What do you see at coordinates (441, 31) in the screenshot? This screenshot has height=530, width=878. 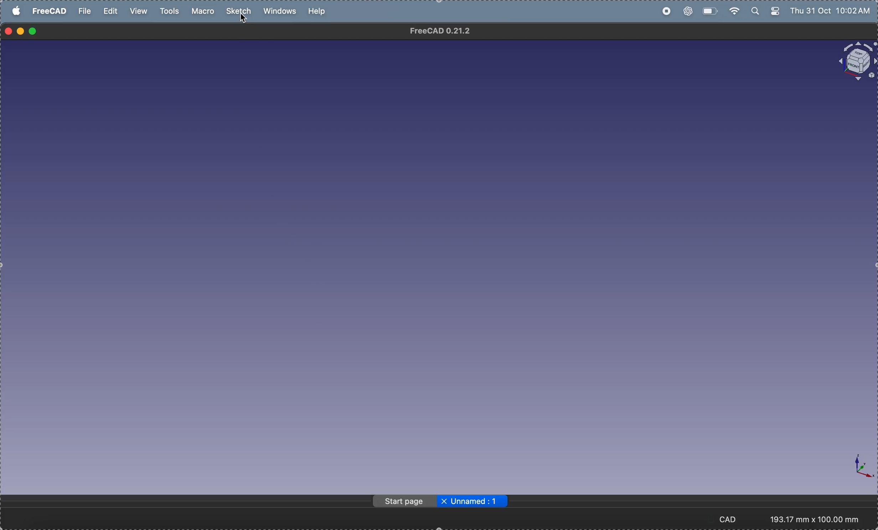 I see `FreeCAD 0.21.2` at bounding box center [441, 31].